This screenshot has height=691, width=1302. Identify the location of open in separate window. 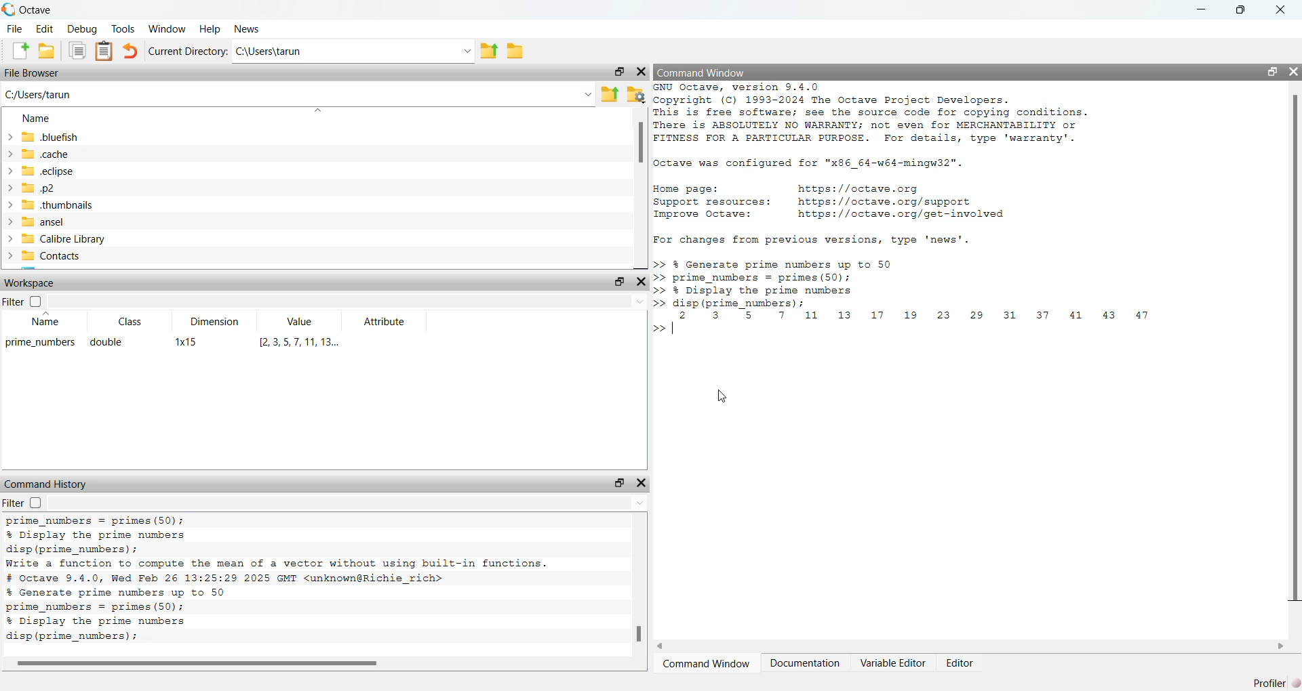
(618, 281).